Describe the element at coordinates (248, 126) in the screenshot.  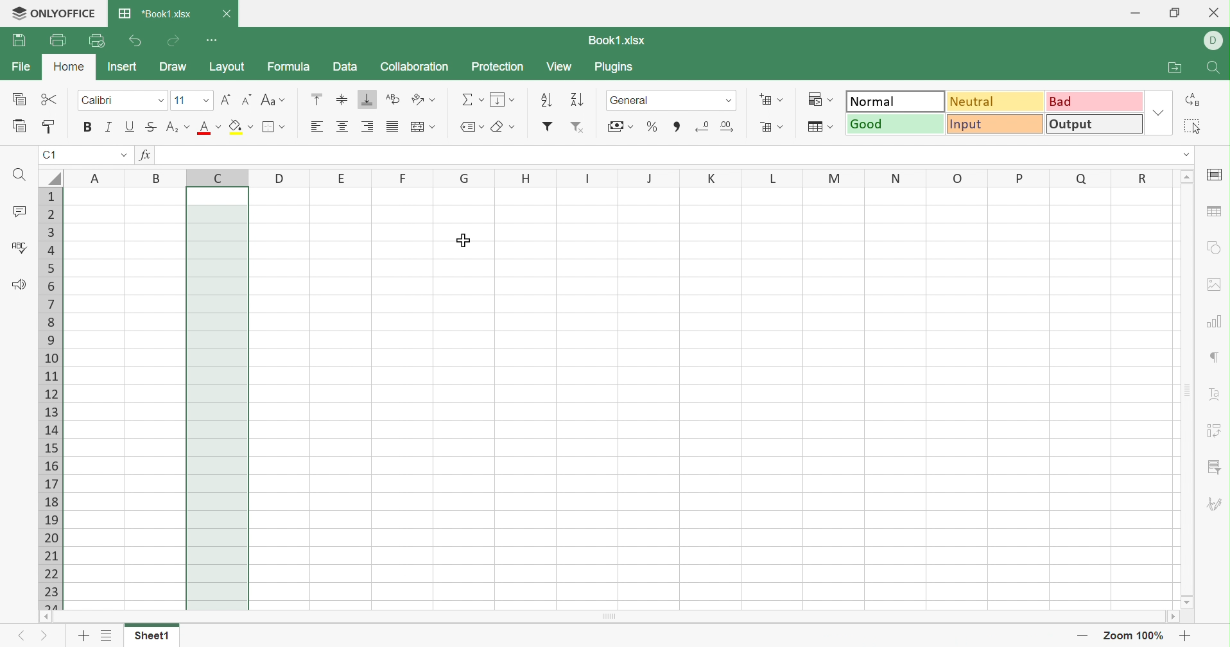
I see `Drop Down` at that location.